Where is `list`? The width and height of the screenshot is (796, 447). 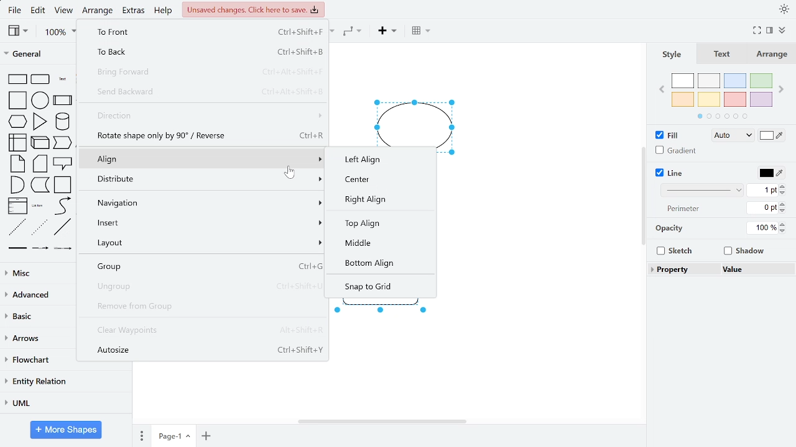 list is located at coordinates (18, 205).